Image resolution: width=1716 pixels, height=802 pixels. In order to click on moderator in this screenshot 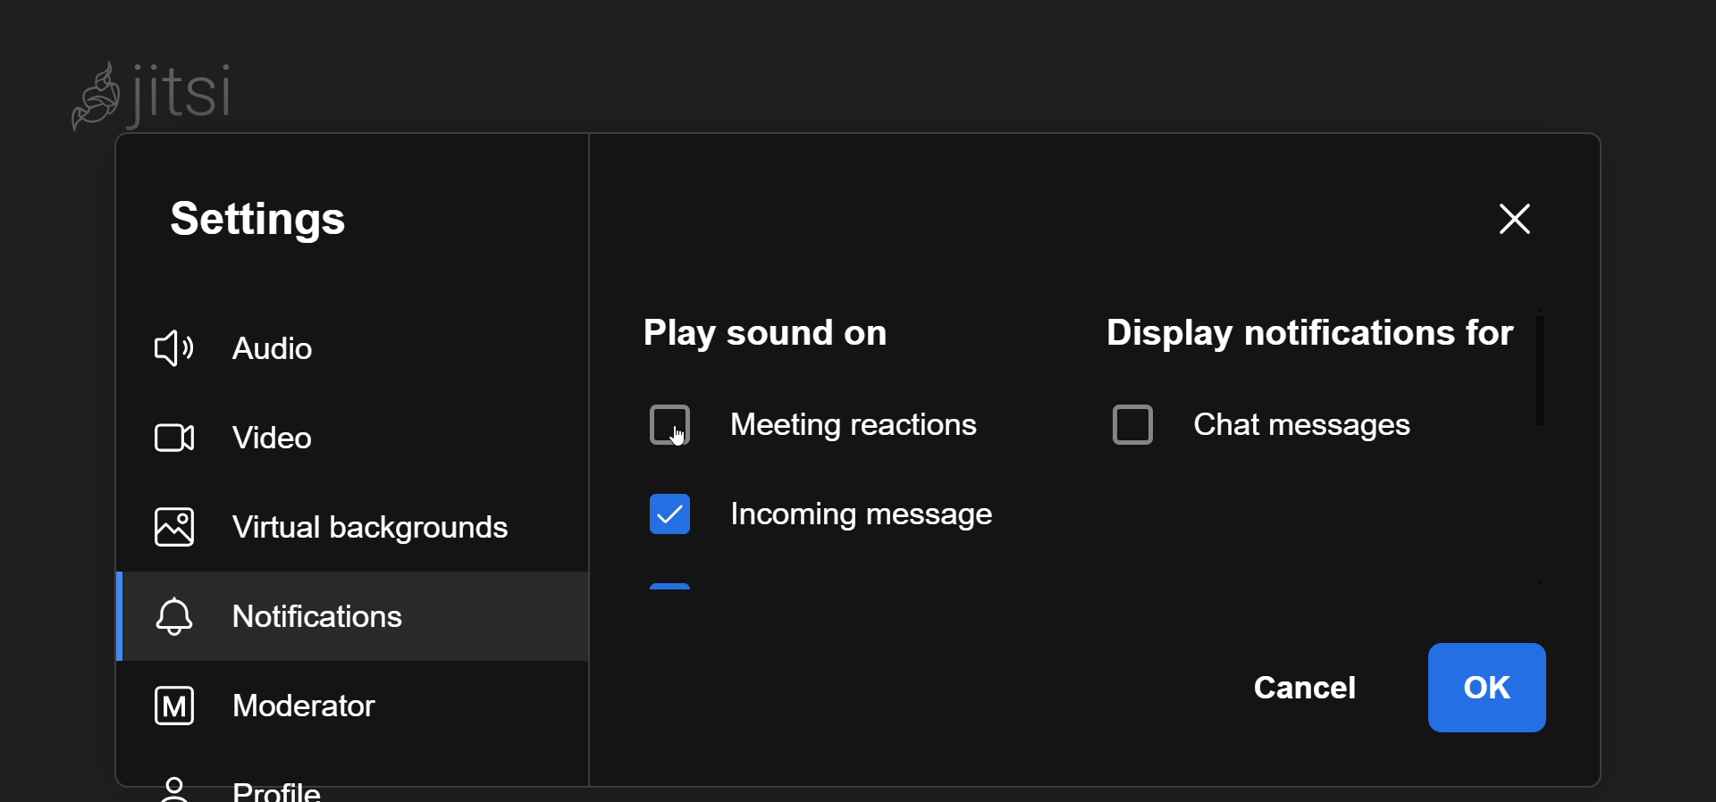, I will do `click(273, 702)`.